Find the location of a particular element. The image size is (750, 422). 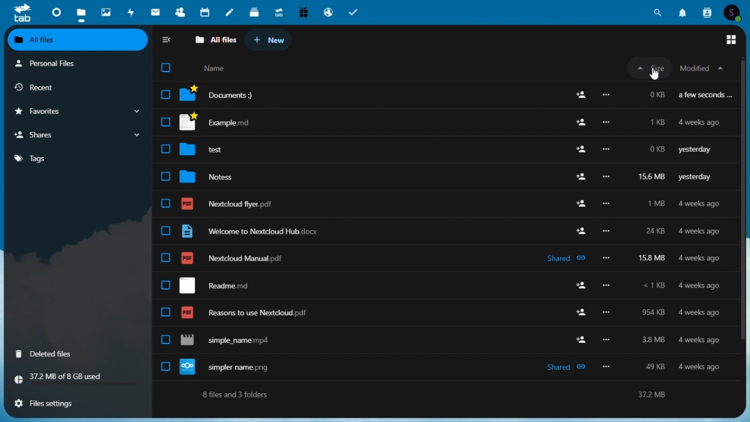

shares is located at coordinates (75, 135).